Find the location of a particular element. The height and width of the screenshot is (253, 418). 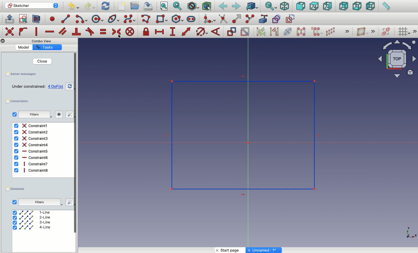

Top is located at coordinates (314, 6).